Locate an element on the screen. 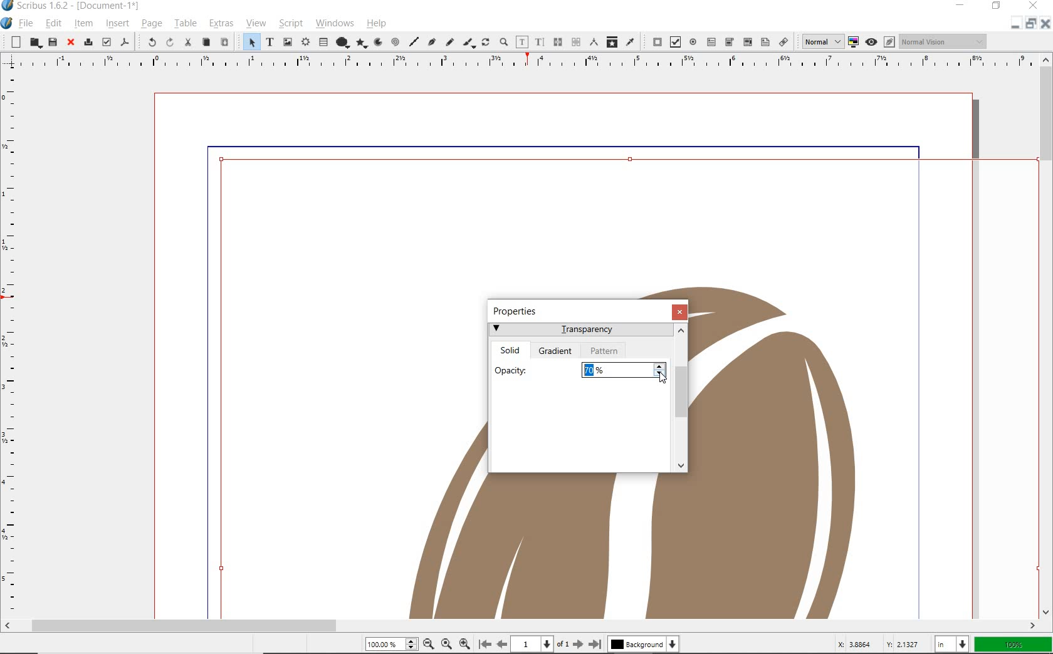 The height and width of the screenshot is (654, 1053). spiral is located at coordinates (396, 42).